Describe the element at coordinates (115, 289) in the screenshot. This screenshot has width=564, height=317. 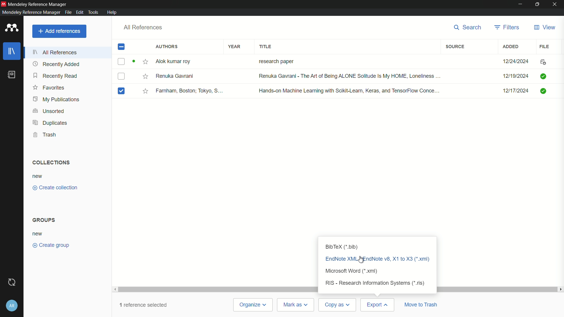
I see `scroll left` at that location.